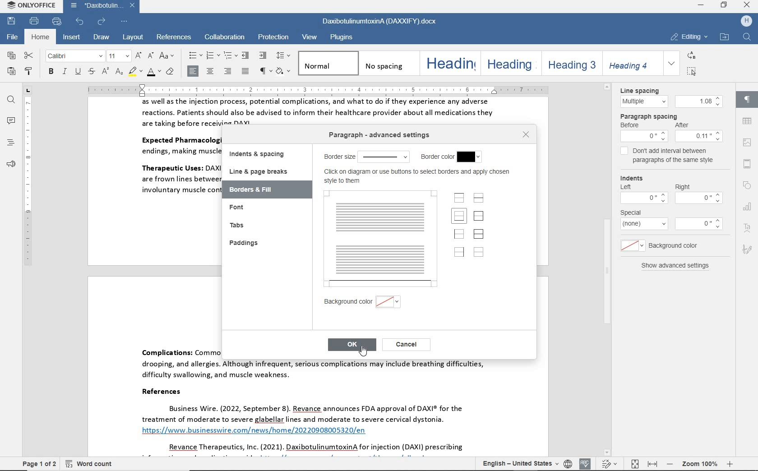 This screenshot has width=758, height=471. What do you see at coordinates (348, 89) in the screenshot?
I see `ruler` at bounding box center [348, 89].